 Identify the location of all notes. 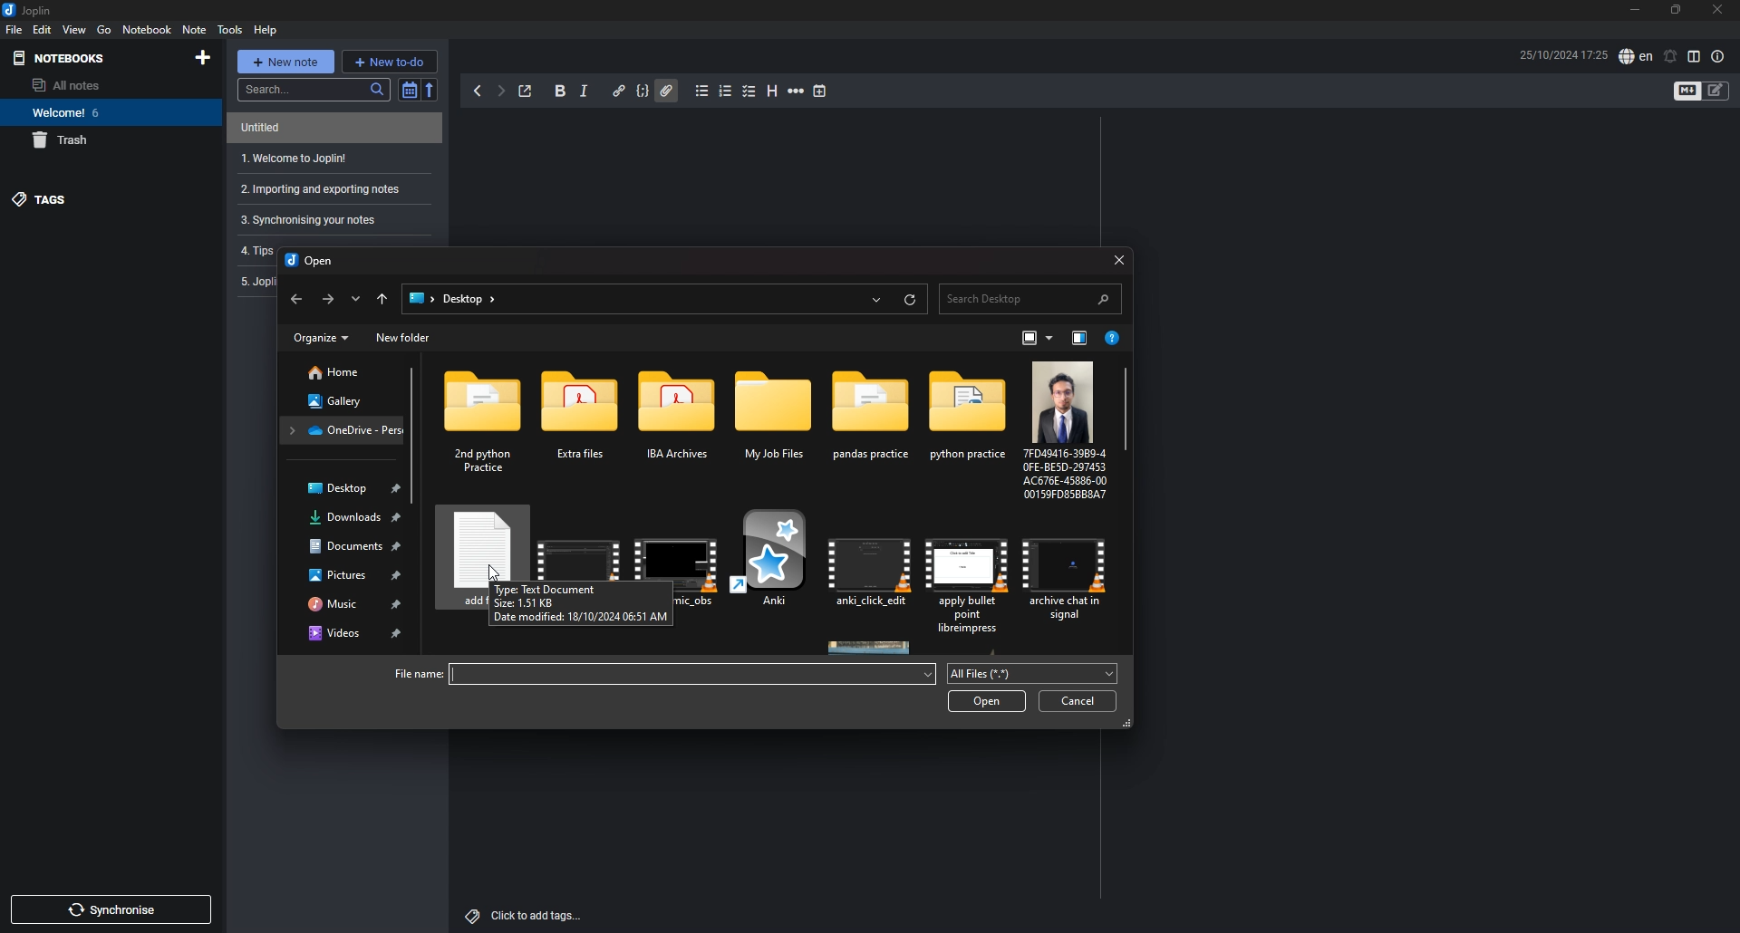
(93, 84).